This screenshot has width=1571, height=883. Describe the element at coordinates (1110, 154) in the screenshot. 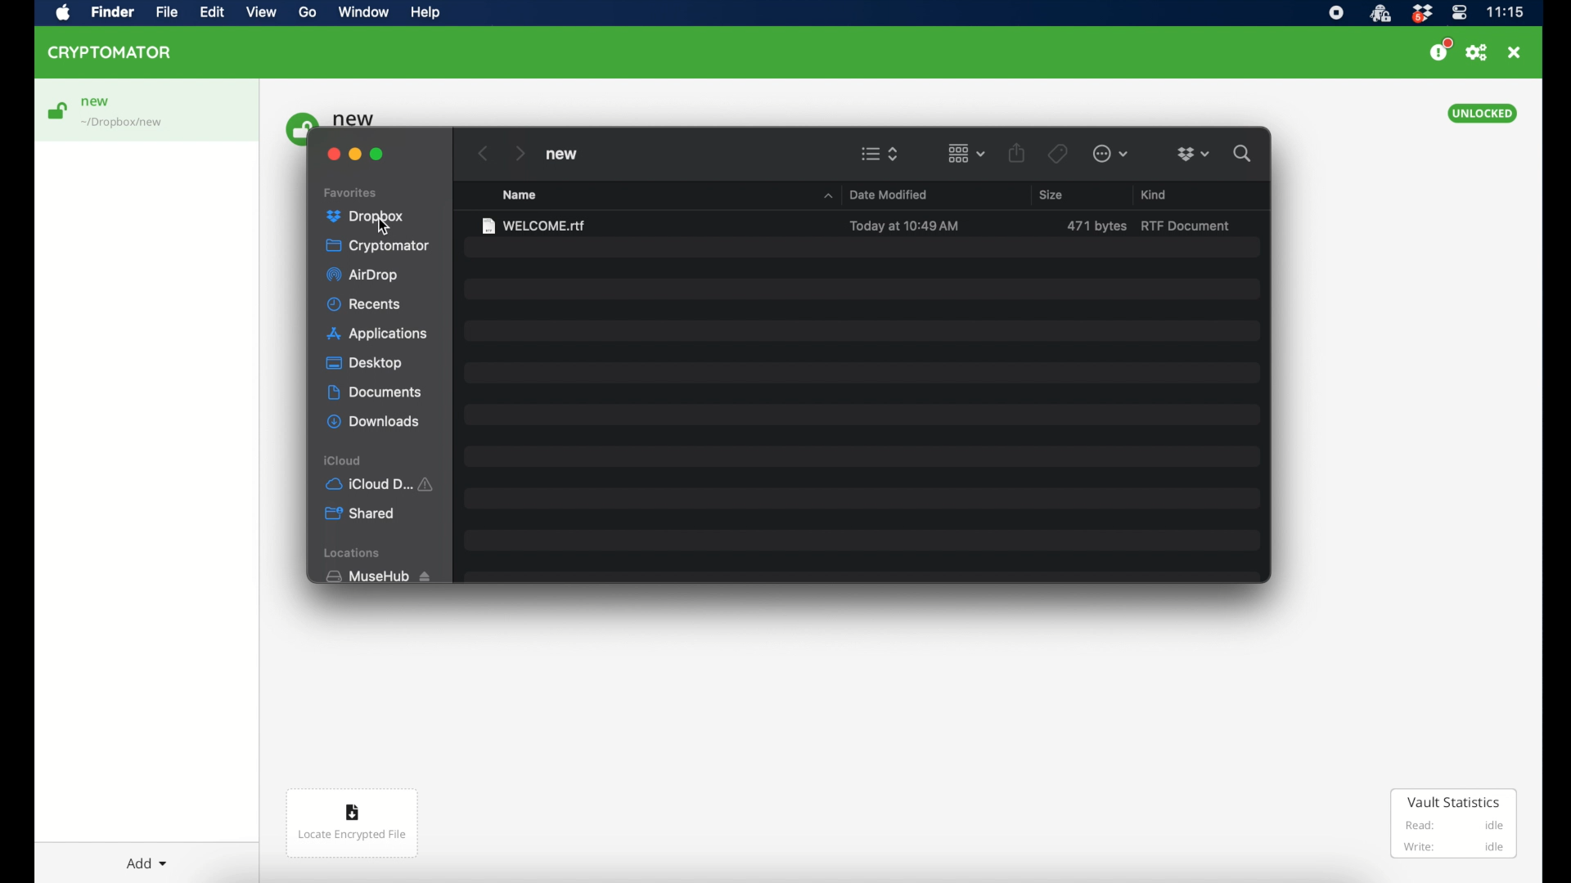

I see `more options` at that location.